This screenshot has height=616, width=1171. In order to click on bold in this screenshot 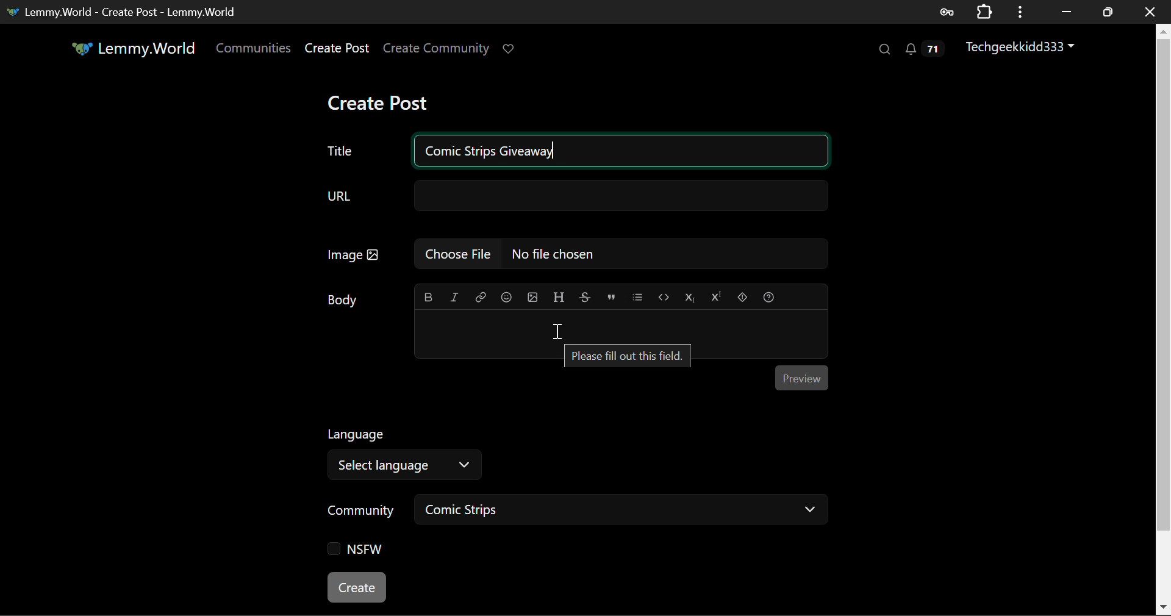, I will do `click(431, 295)`.